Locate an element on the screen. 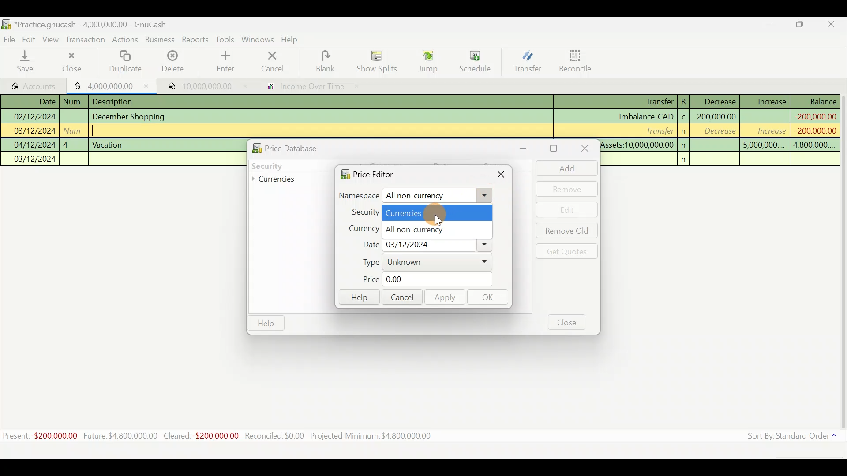 The image size is (847, 476). Remove is located at coordinates (567, 189).